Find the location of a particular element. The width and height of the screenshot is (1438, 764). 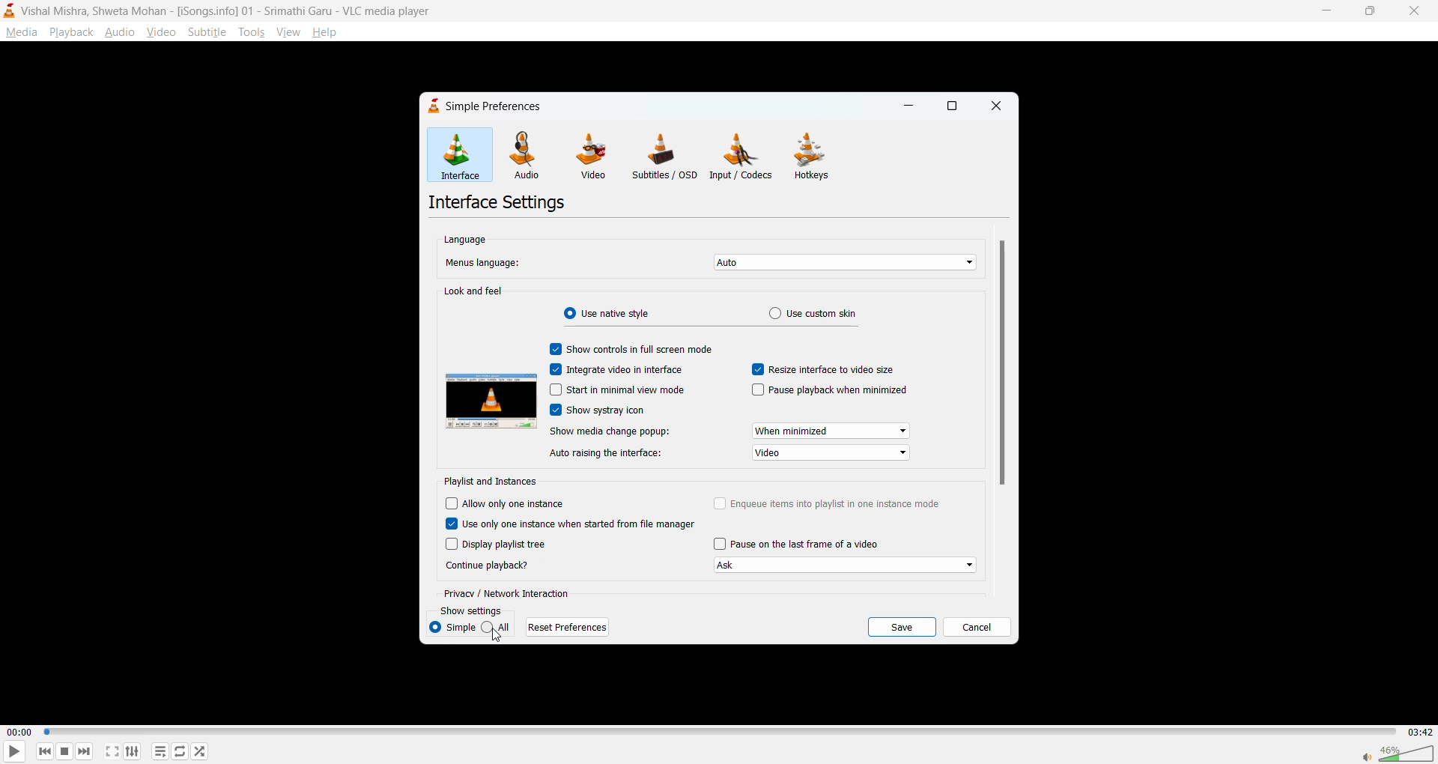

track slider is located at coordinates (718, 733).